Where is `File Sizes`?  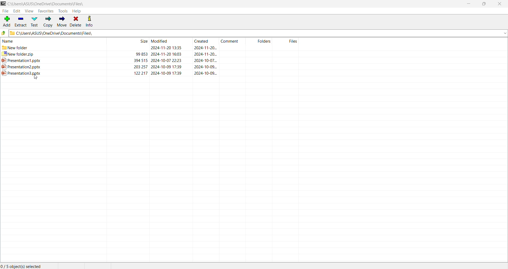 File Sizes is located at coordinates (128, 41).